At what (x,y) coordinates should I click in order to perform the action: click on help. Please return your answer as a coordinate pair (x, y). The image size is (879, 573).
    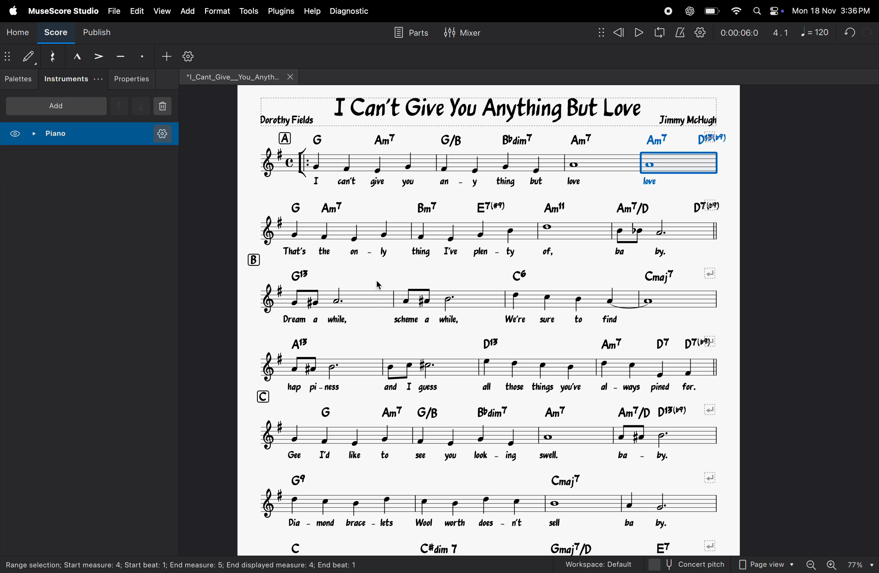
    Looking at the image, I should click on (311, 10).